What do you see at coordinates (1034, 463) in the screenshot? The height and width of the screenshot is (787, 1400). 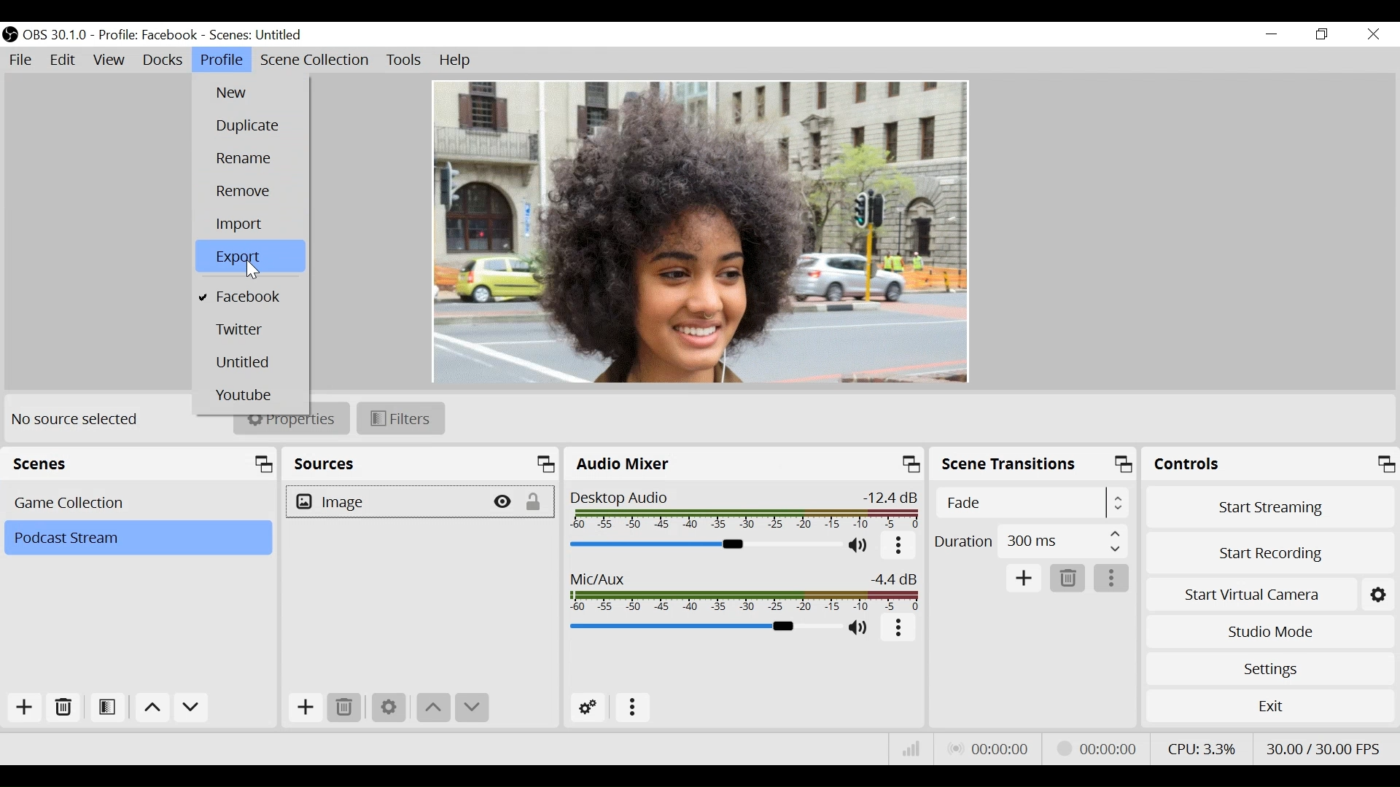 I see `Scene Transition` at bounding box center [1034, 463].